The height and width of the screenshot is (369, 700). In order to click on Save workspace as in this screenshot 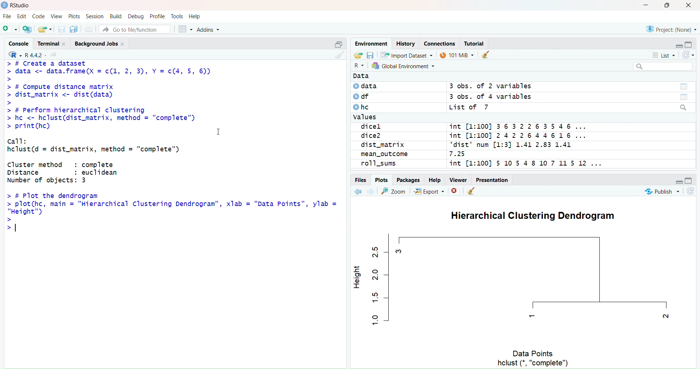, I will do `click(372, 54)`.